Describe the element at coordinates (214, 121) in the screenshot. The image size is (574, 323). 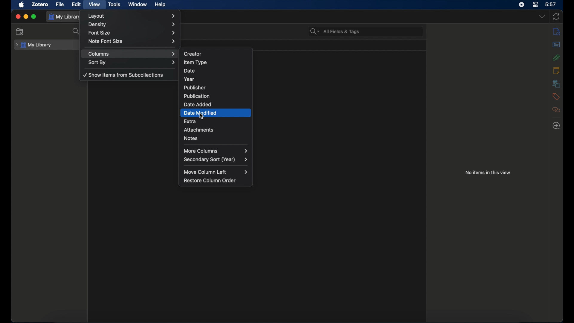
I see `extra` at that location.